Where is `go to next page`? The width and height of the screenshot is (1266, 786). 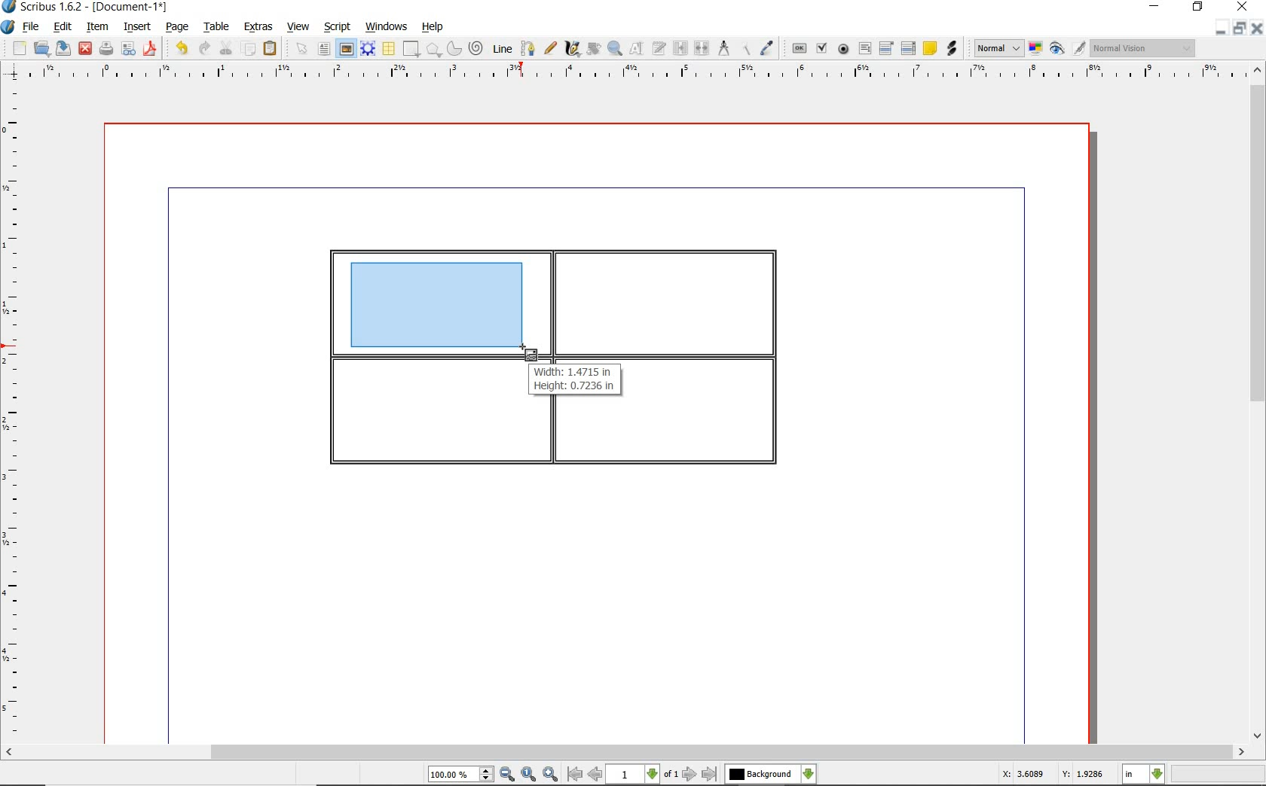
go to next page is located at coordinates (690, 774).